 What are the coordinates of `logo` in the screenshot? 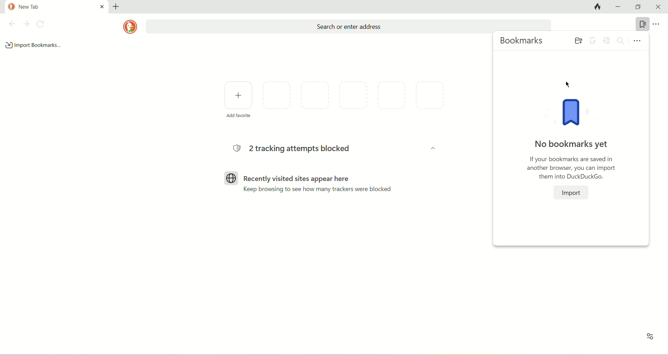 It's located at (130, 27).